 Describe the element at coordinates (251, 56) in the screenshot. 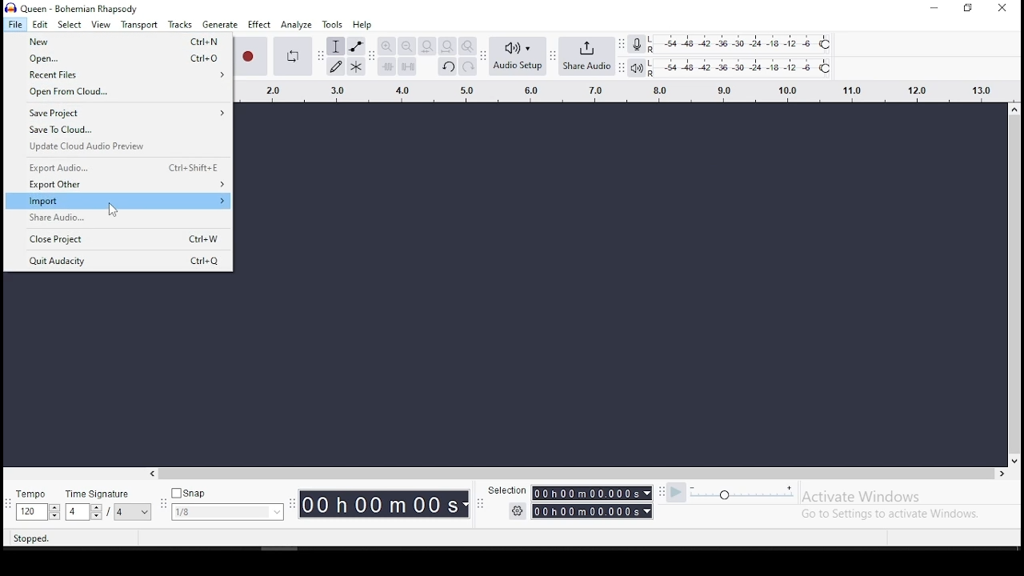

I see `record` at that location.